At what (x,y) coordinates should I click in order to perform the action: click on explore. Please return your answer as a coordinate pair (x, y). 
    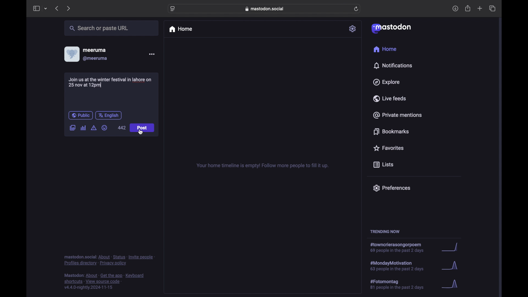
    Looking at the image, I should click on (386, 82).